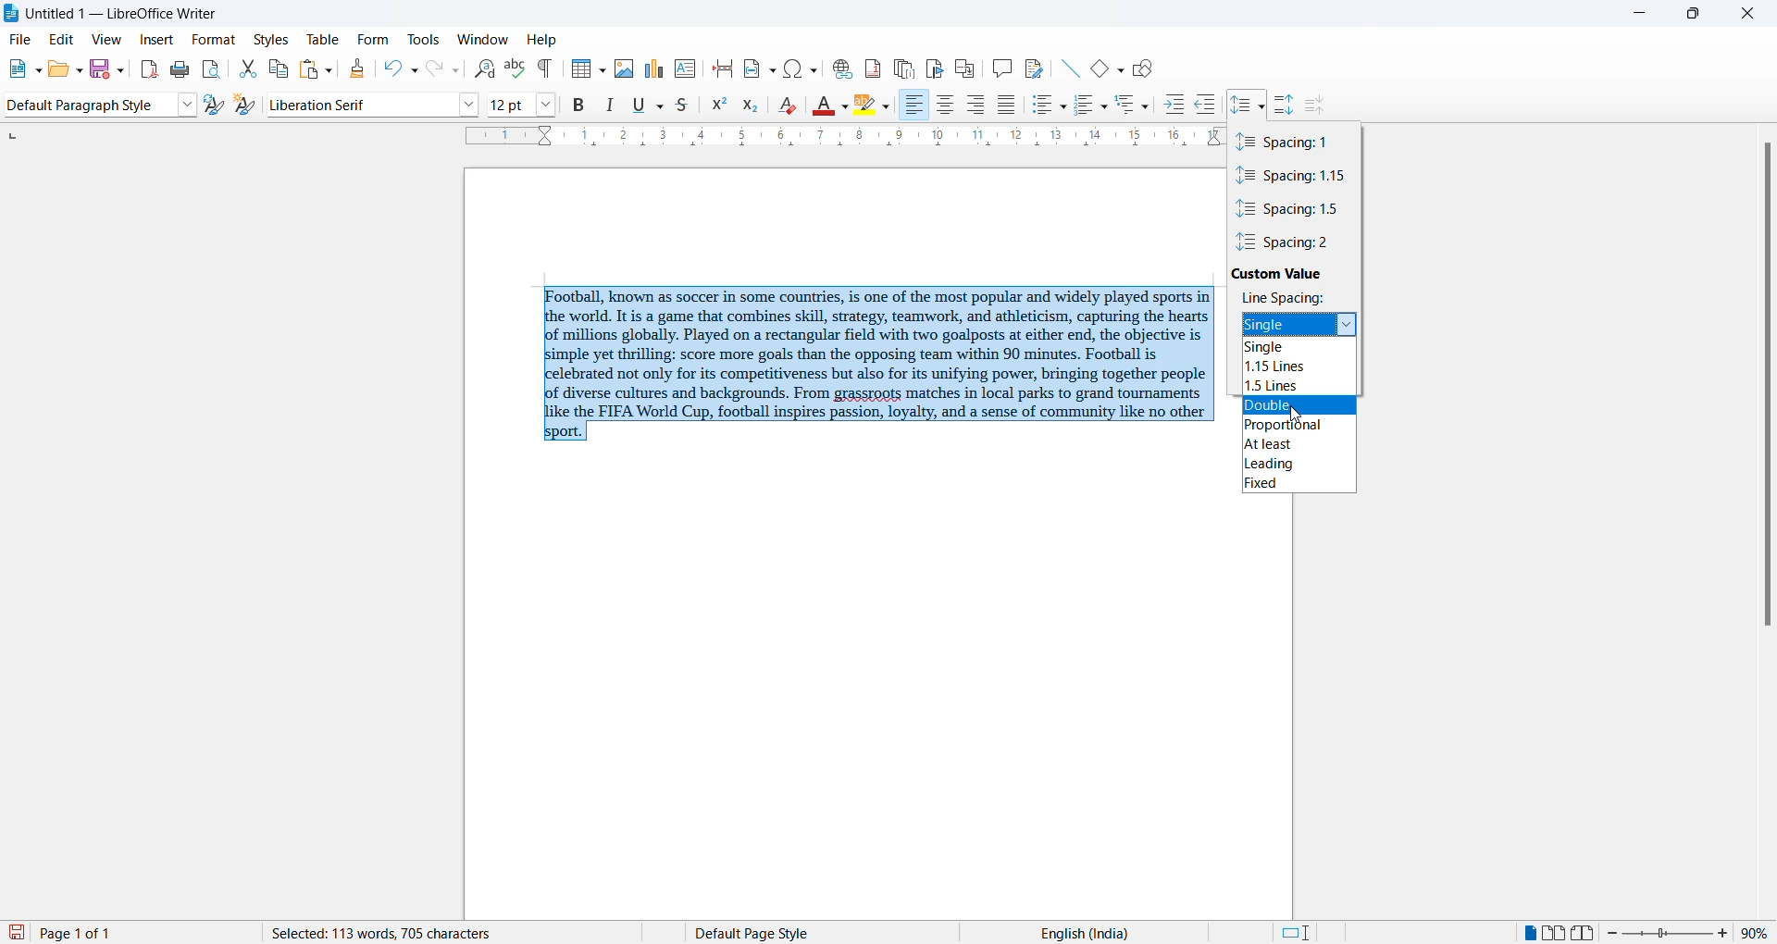  What do you see at coordinates (1693, 16) in the screenshot?
I see `maximize` at bounding box center [1693, 16].